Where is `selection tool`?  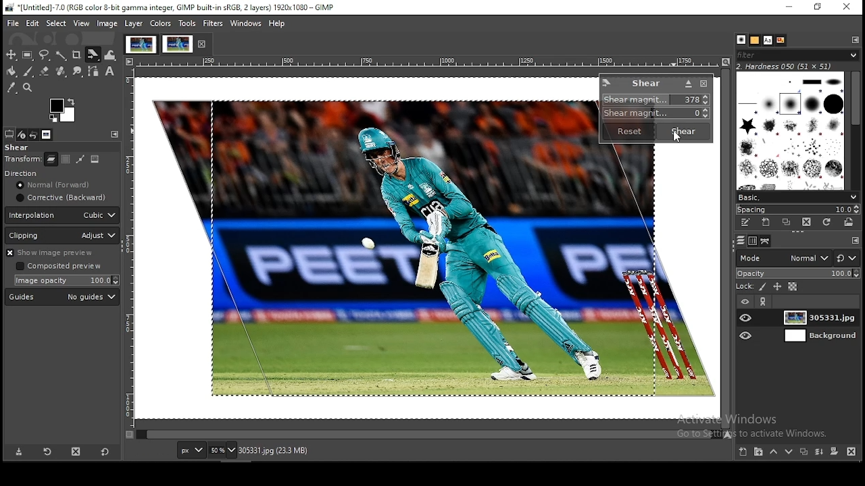 selection tool is located at coordinates (12, 54).